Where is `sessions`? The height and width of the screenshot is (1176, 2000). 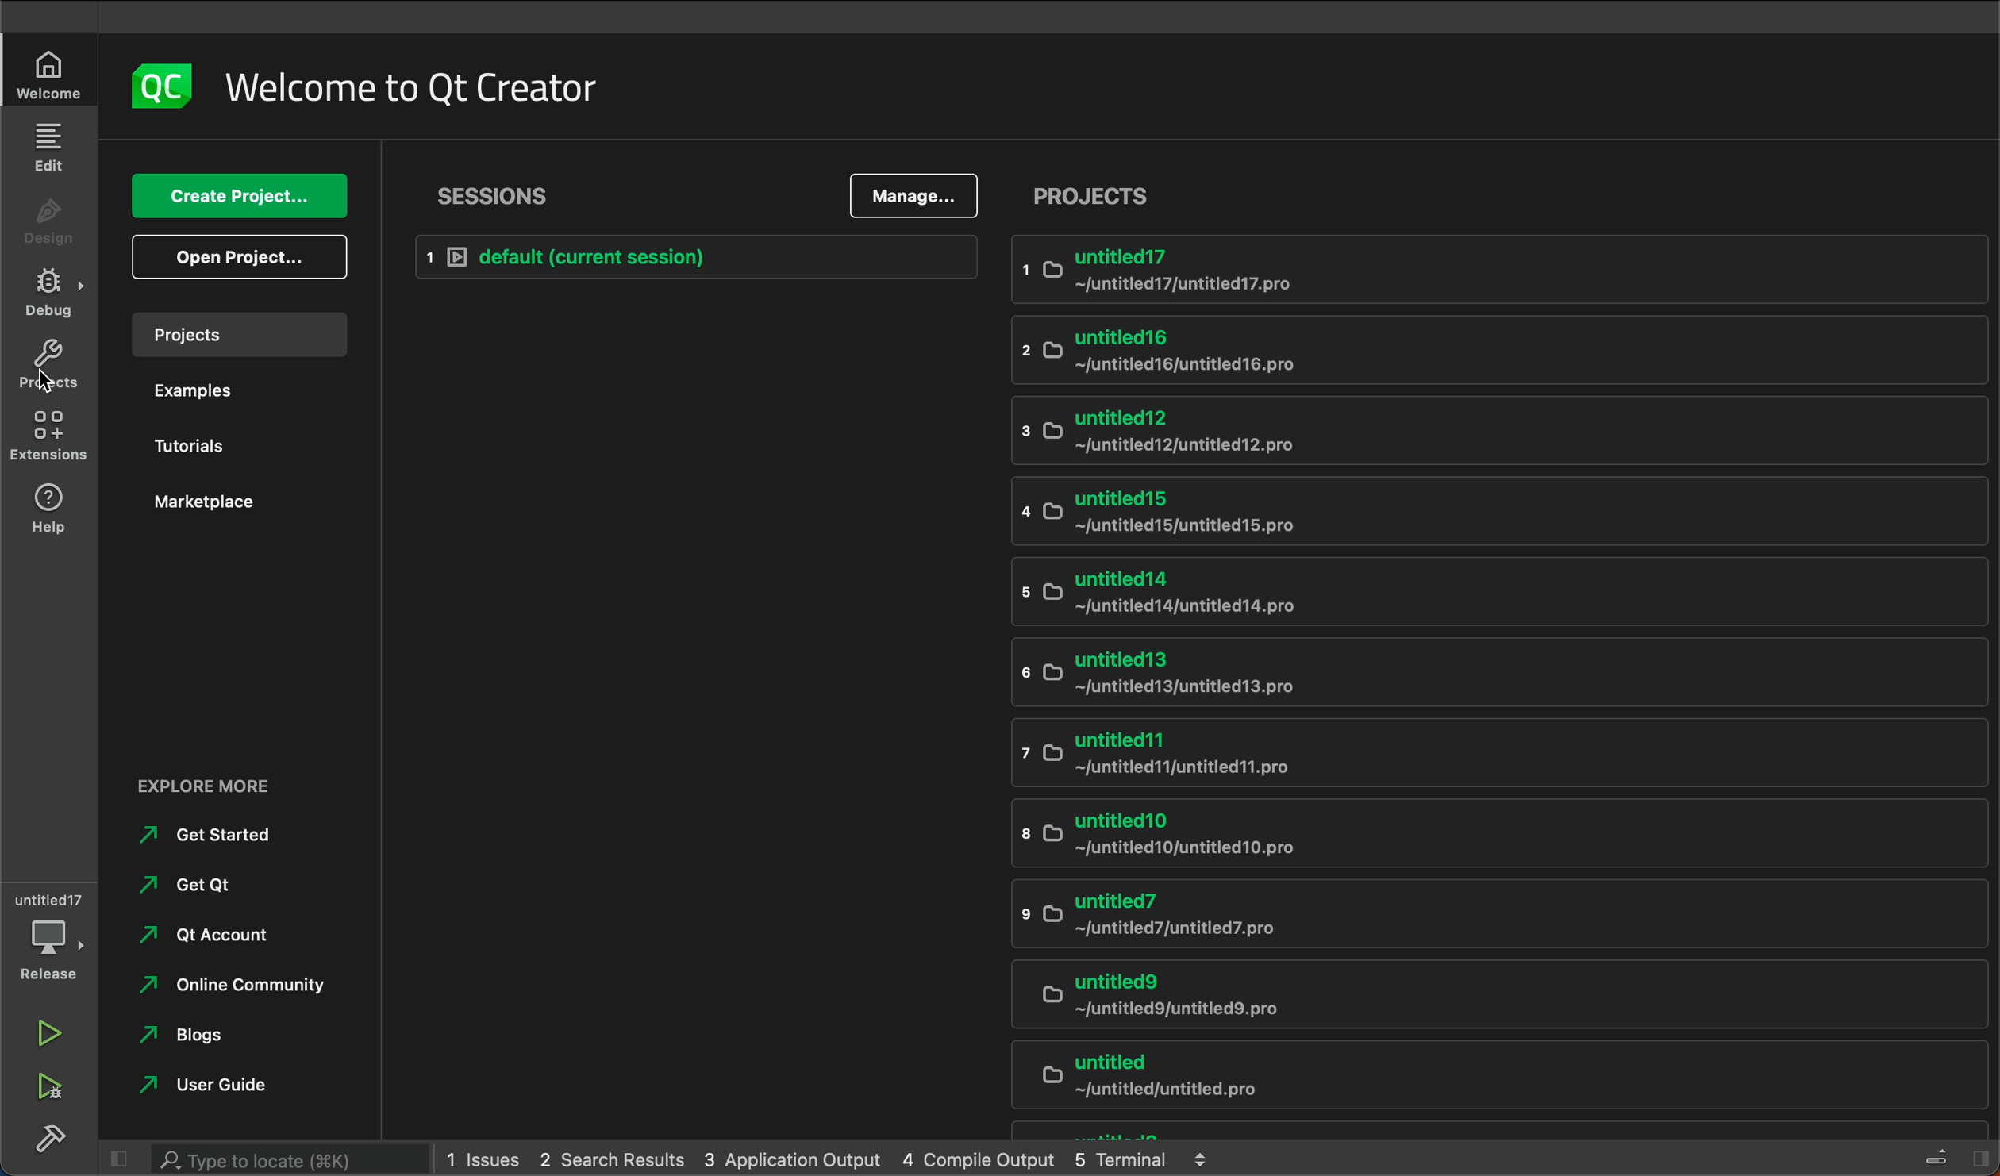 sessions is located at coordinates (503, 196).